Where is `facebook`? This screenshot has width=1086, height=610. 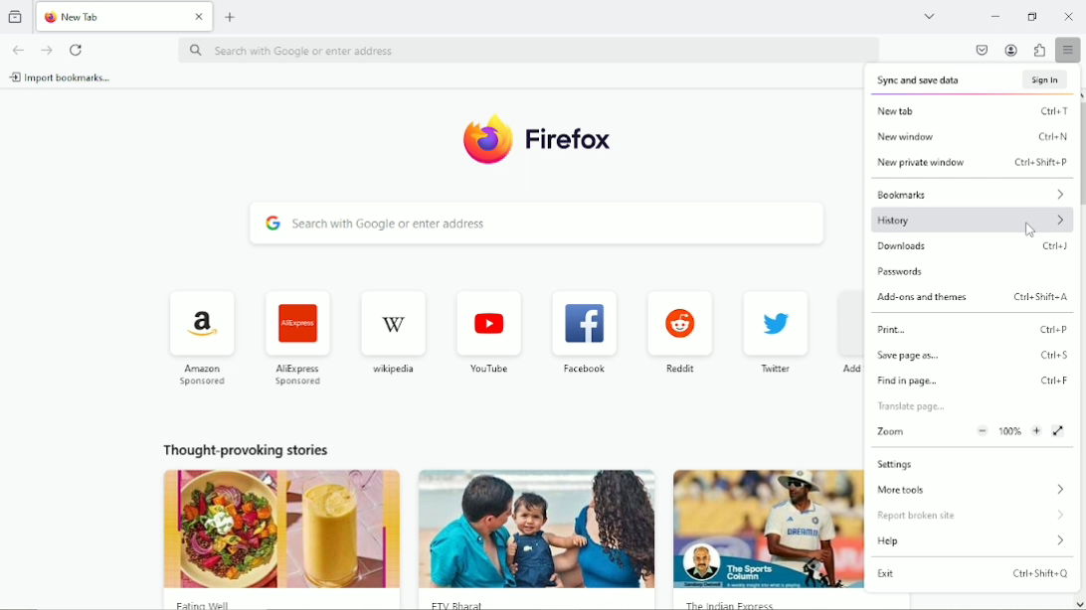
facebook is located at coordinates (583, 369).